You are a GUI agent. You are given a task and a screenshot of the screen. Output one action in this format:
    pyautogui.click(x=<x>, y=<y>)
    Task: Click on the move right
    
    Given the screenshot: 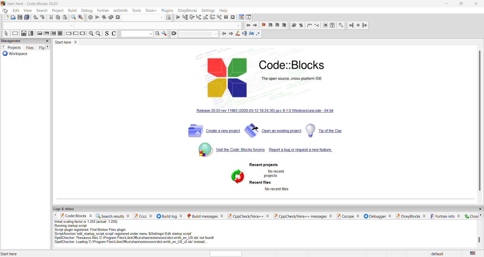 What is the action you would take?
    pyautogui.click(x=481, y=215)
    